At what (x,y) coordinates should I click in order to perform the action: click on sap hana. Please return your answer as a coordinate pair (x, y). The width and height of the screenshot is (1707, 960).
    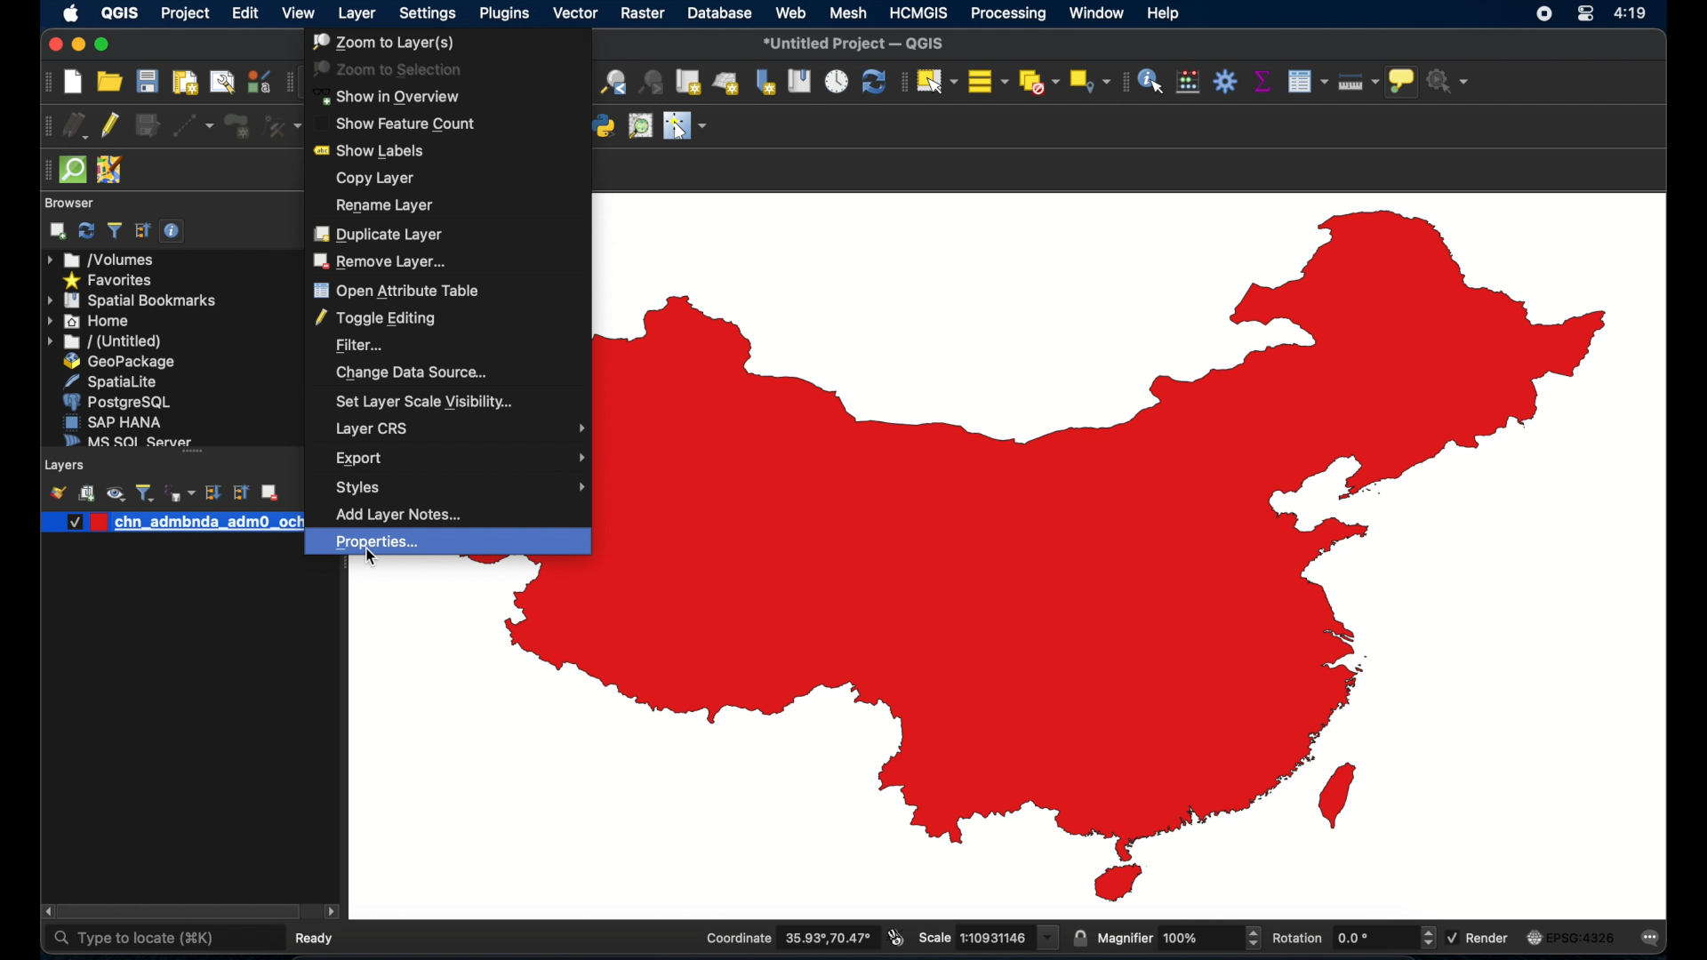
    Looking at the image, I should click on (113, 421).